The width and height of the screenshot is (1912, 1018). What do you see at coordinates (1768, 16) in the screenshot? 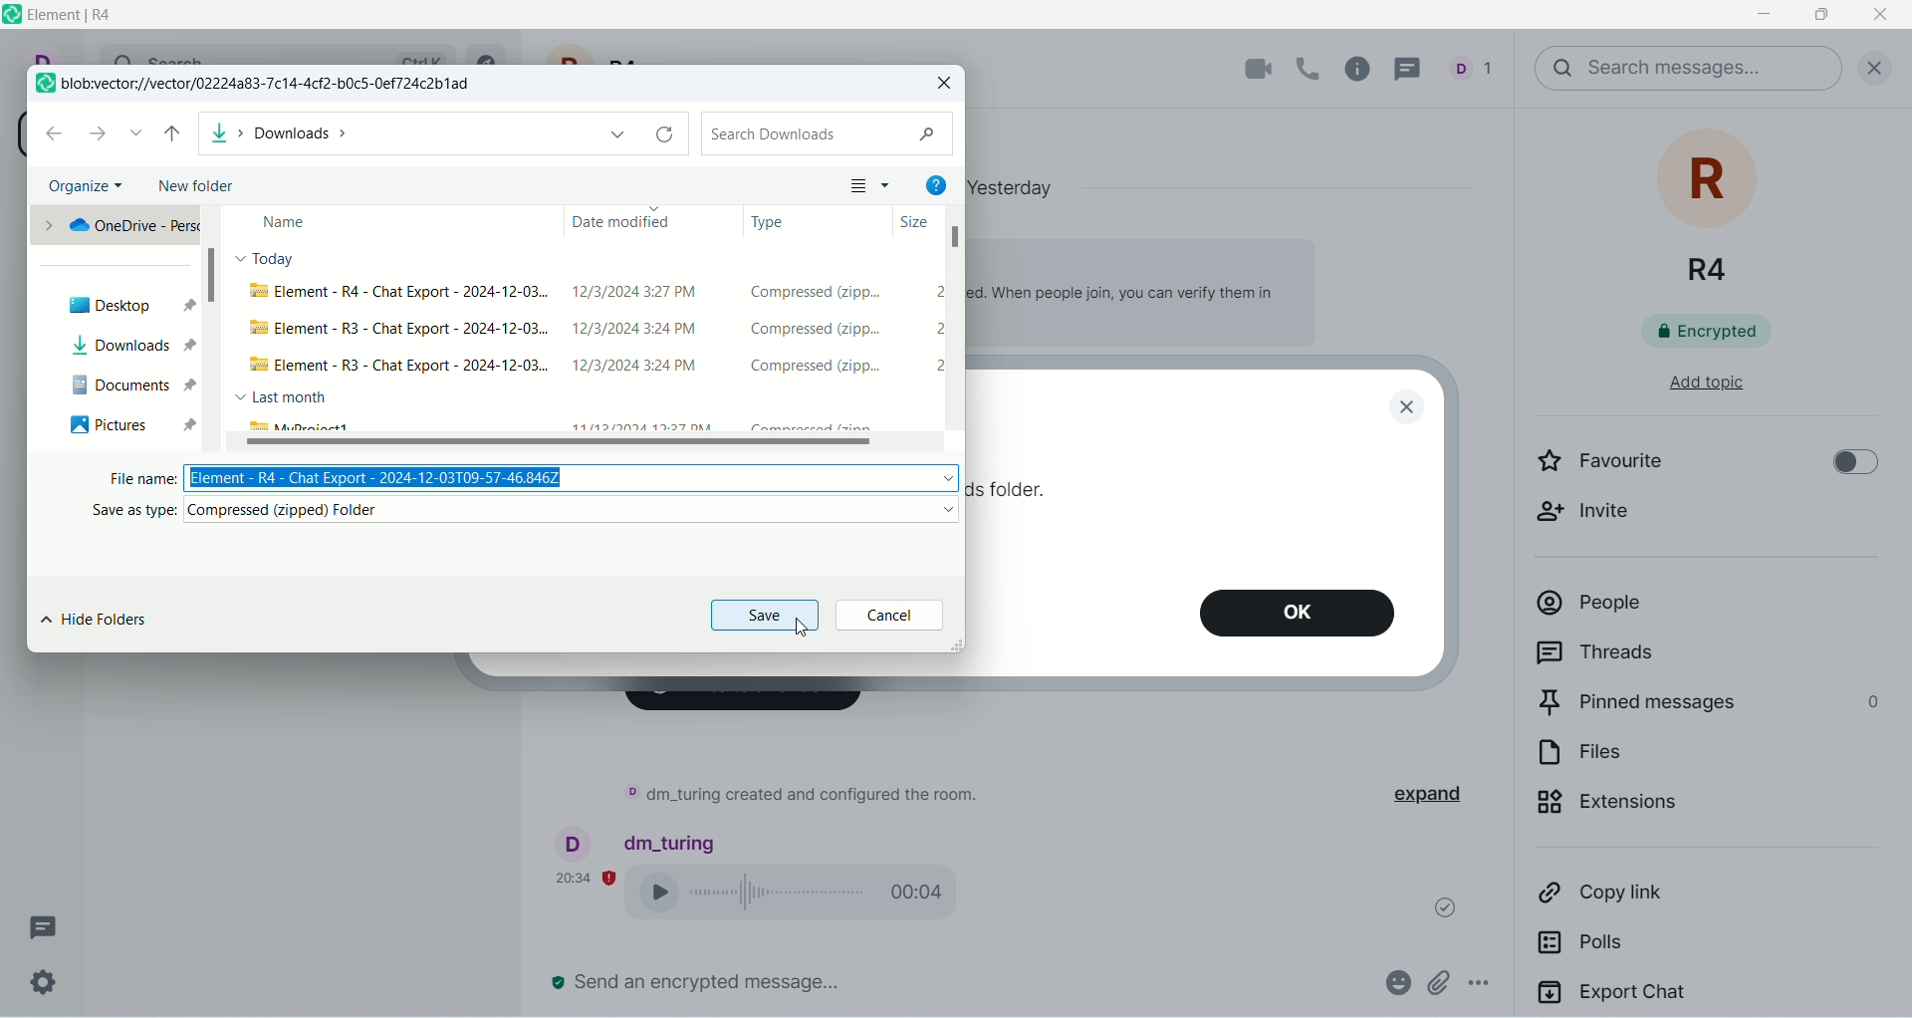
I see `minimize` at bounding box center [1768, 16].